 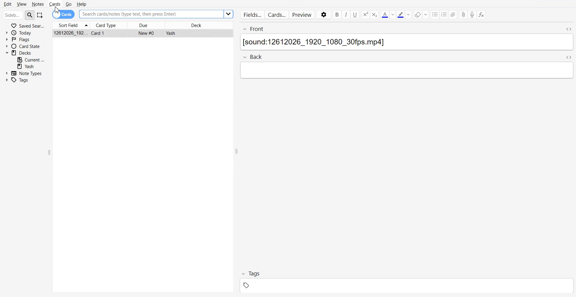 What do you see at coordinates (399, 27) in the screenshot?
I see `Front` at bounding box center [399, 27].